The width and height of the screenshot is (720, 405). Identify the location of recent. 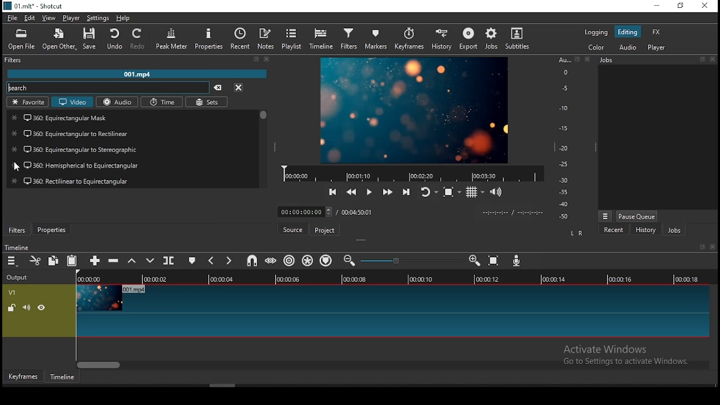
(610, 231).